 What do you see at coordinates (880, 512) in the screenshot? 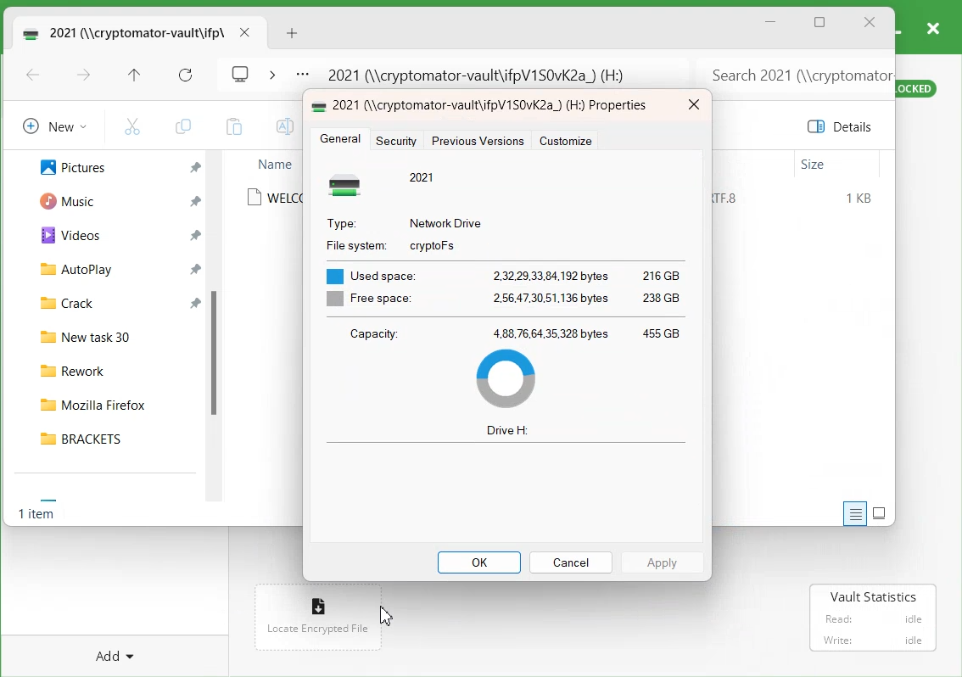
I see `full view` at bounding box center [880, 512].